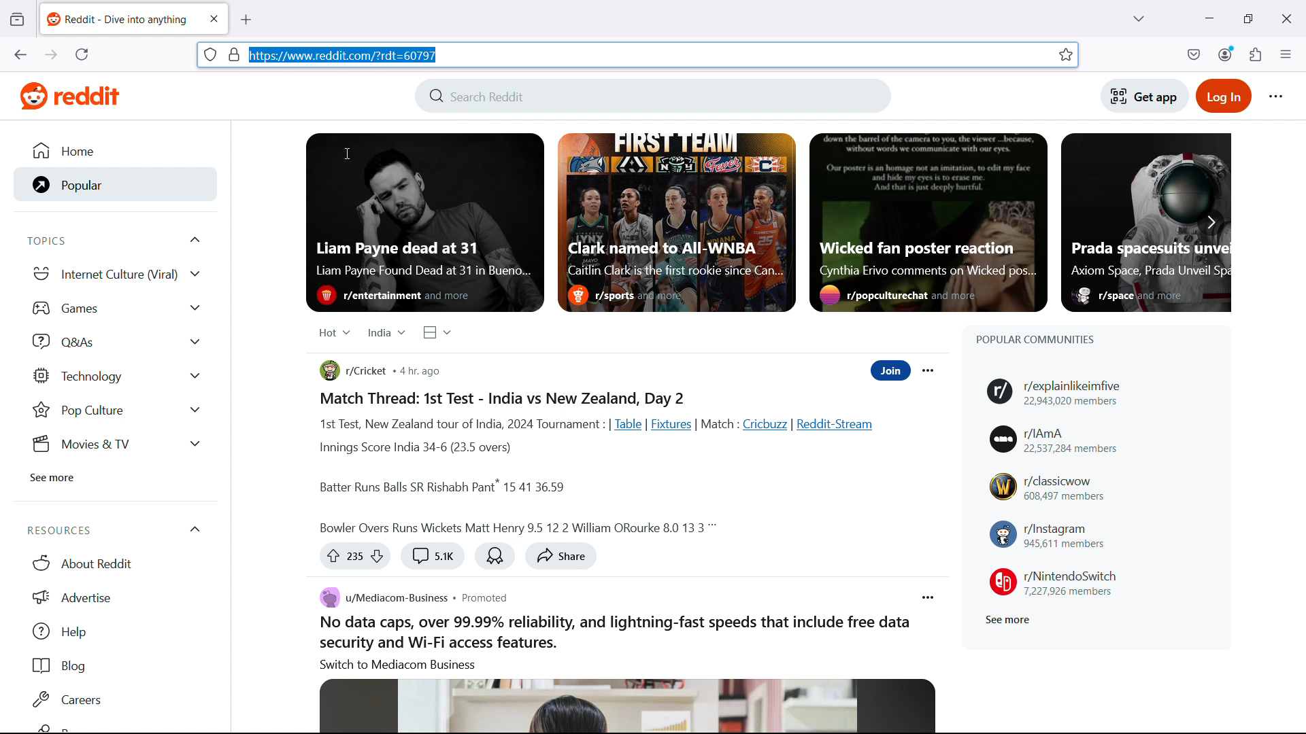 The height and width of the screenshot is (734, 1306). I want to click on share, so click(561, 557).